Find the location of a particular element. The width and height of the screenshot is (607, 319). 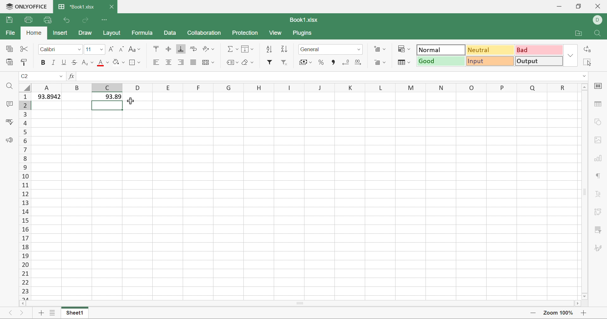

Scroll Right is located at coordinates (576, 304).